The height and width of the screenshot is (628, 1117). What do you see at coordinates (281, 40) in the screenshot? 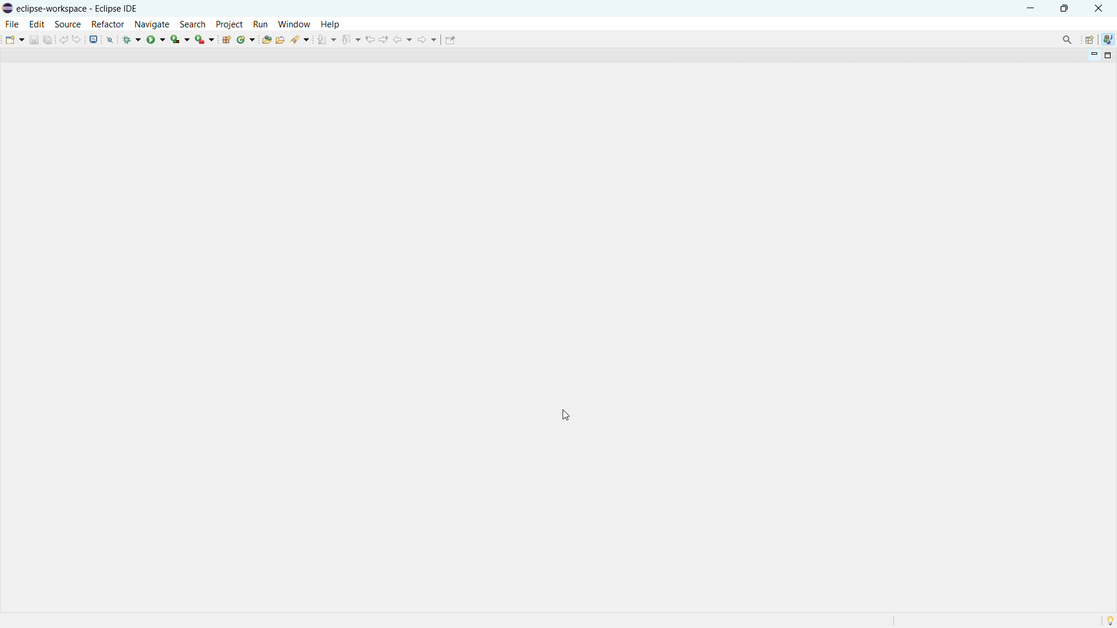
I see `open task` at bounding box center [281, 40].